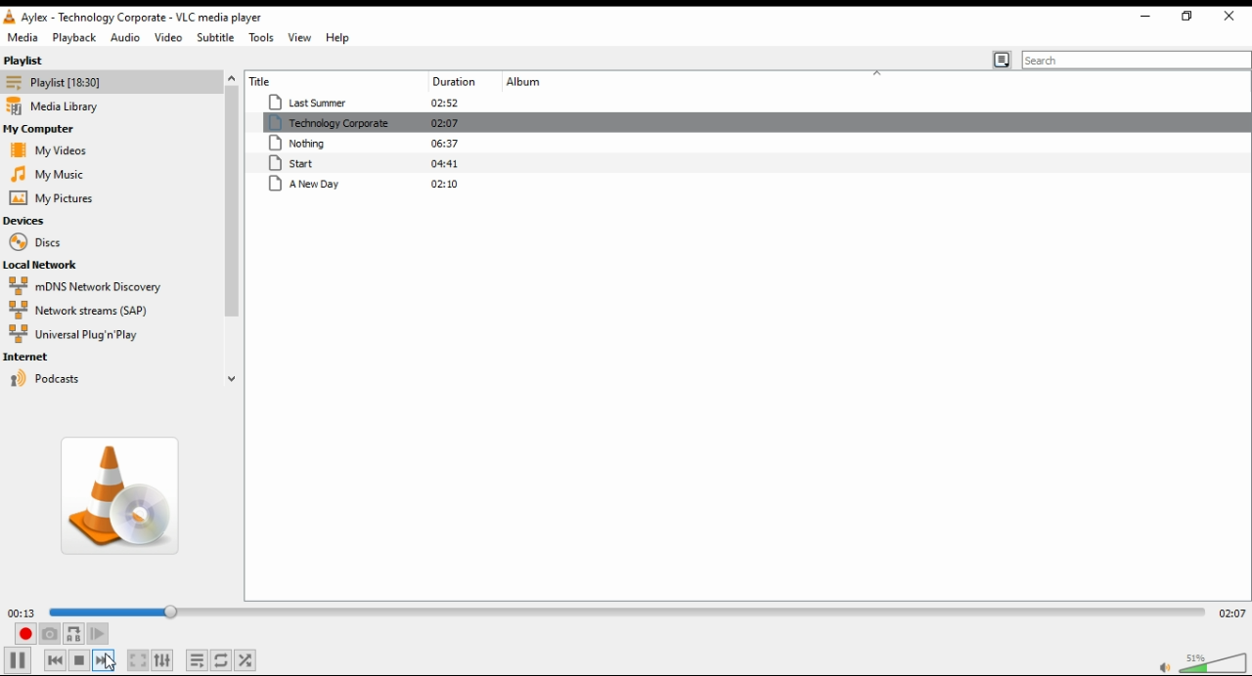 Image resolution: width=1252 pixels, height=676 pixels. Describe the element at coordinates (219, 38) in the screenshot. I see `subtitle` at that location.